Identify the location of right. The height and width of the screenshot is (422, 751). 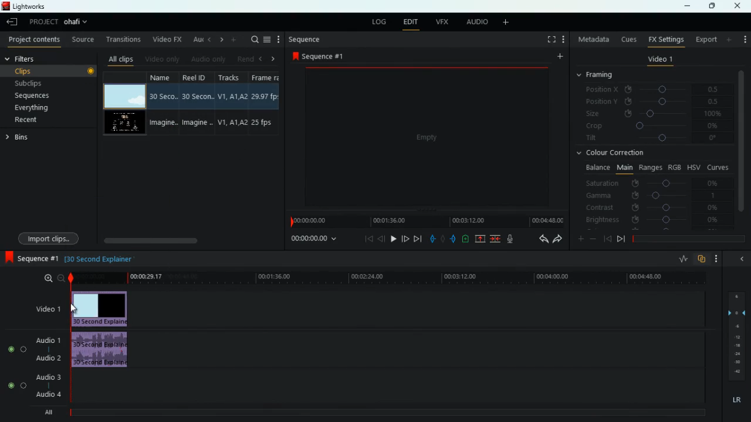
(219, 40).